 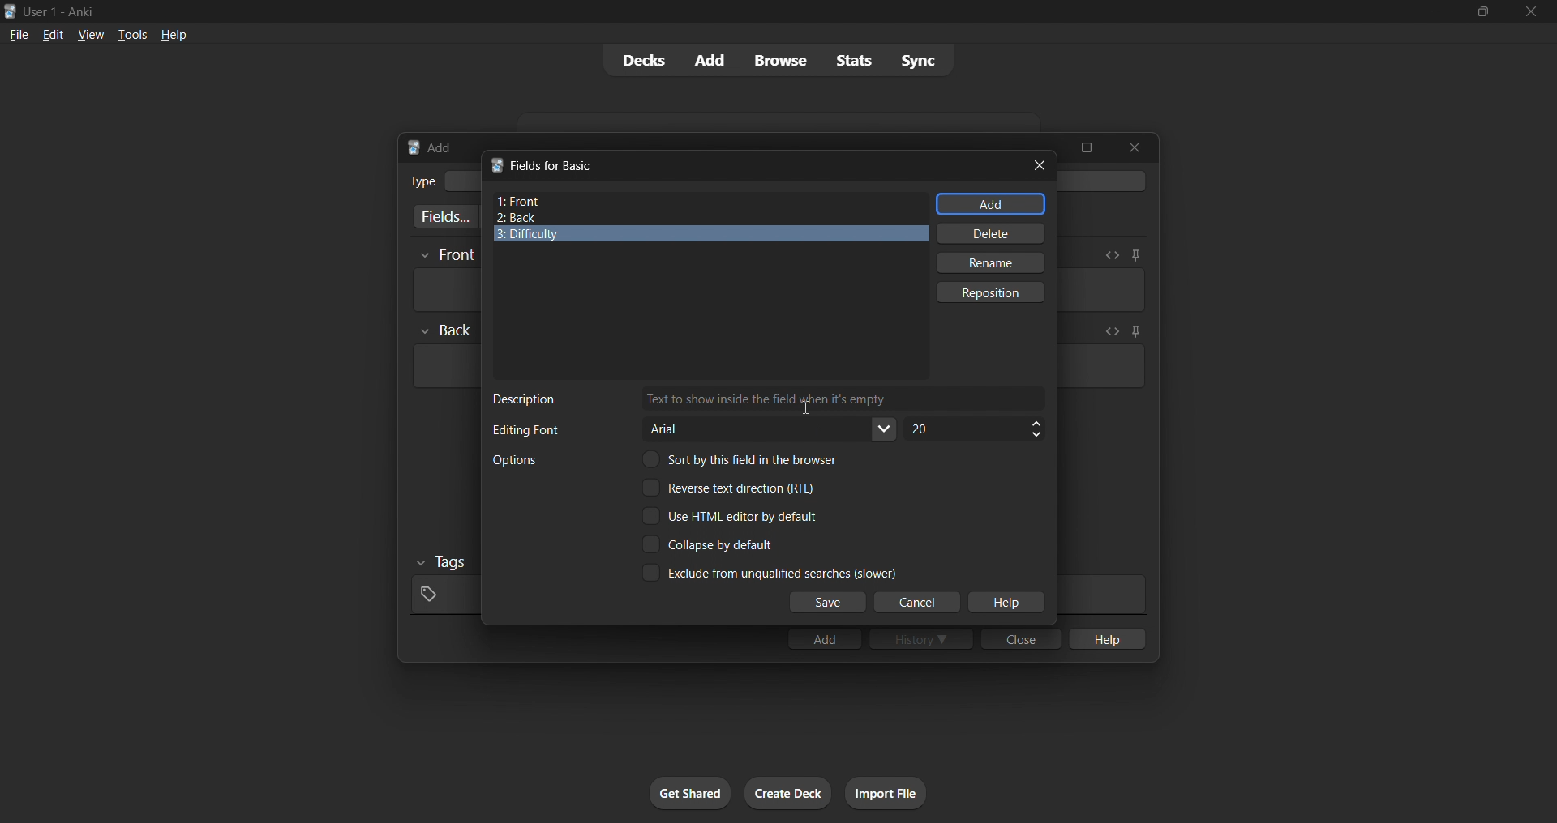 I want to click on close, so click(x=1021, y=638).